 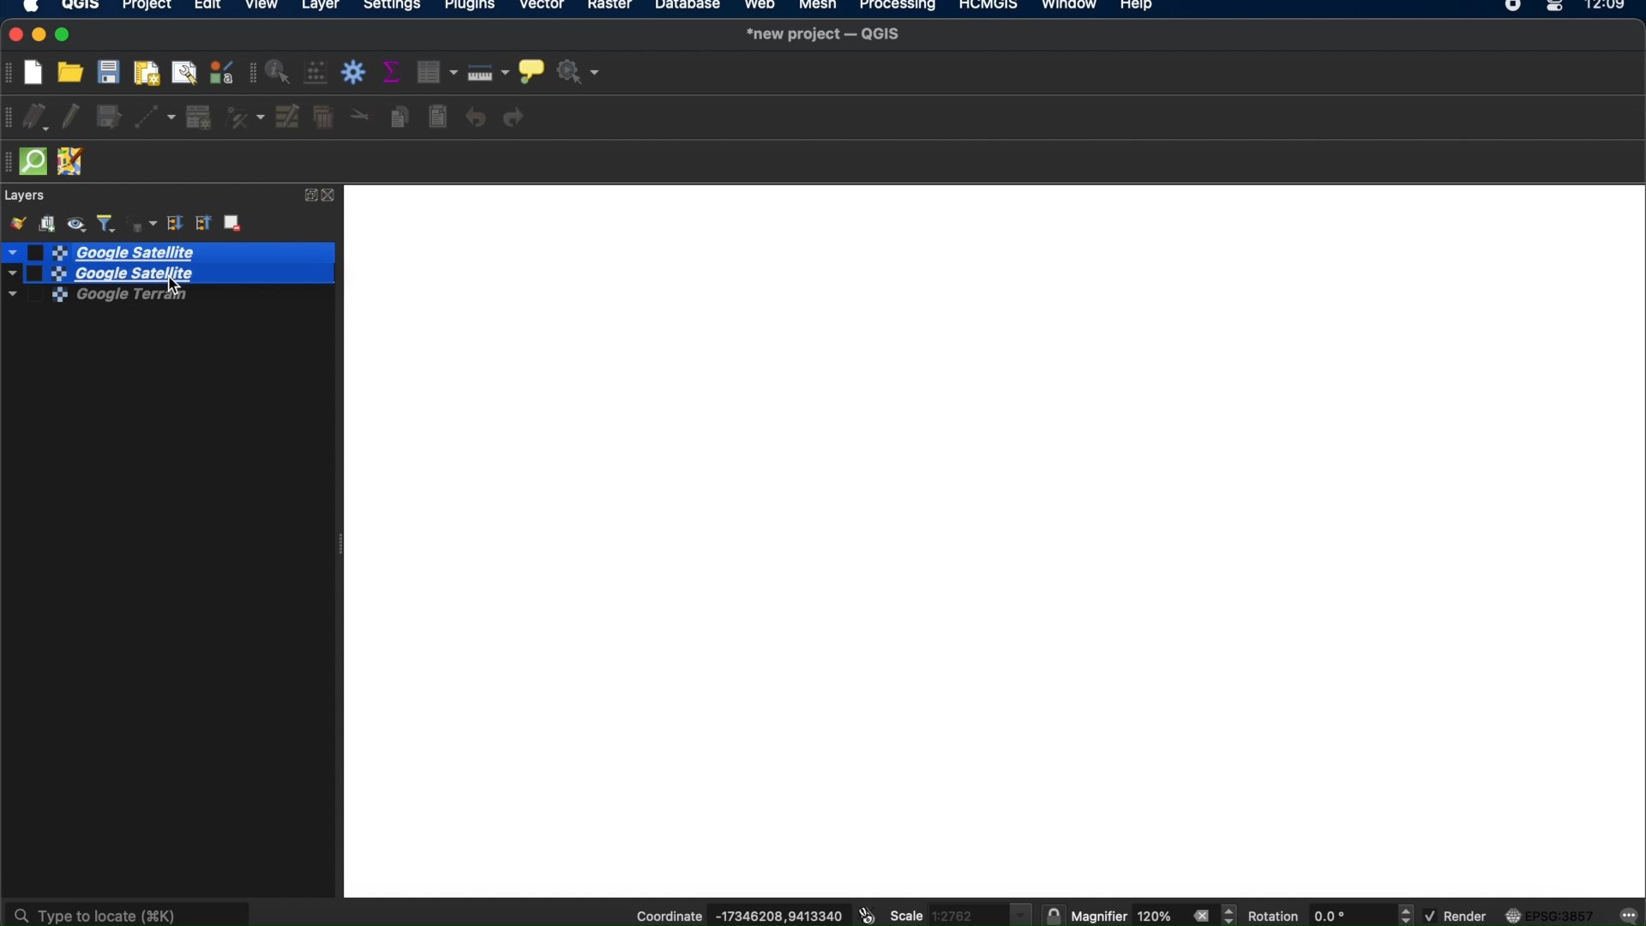 What do you see at coordinates (220, 73) in the screenshot?
I see `style manager` at bounding box center [220, 73].